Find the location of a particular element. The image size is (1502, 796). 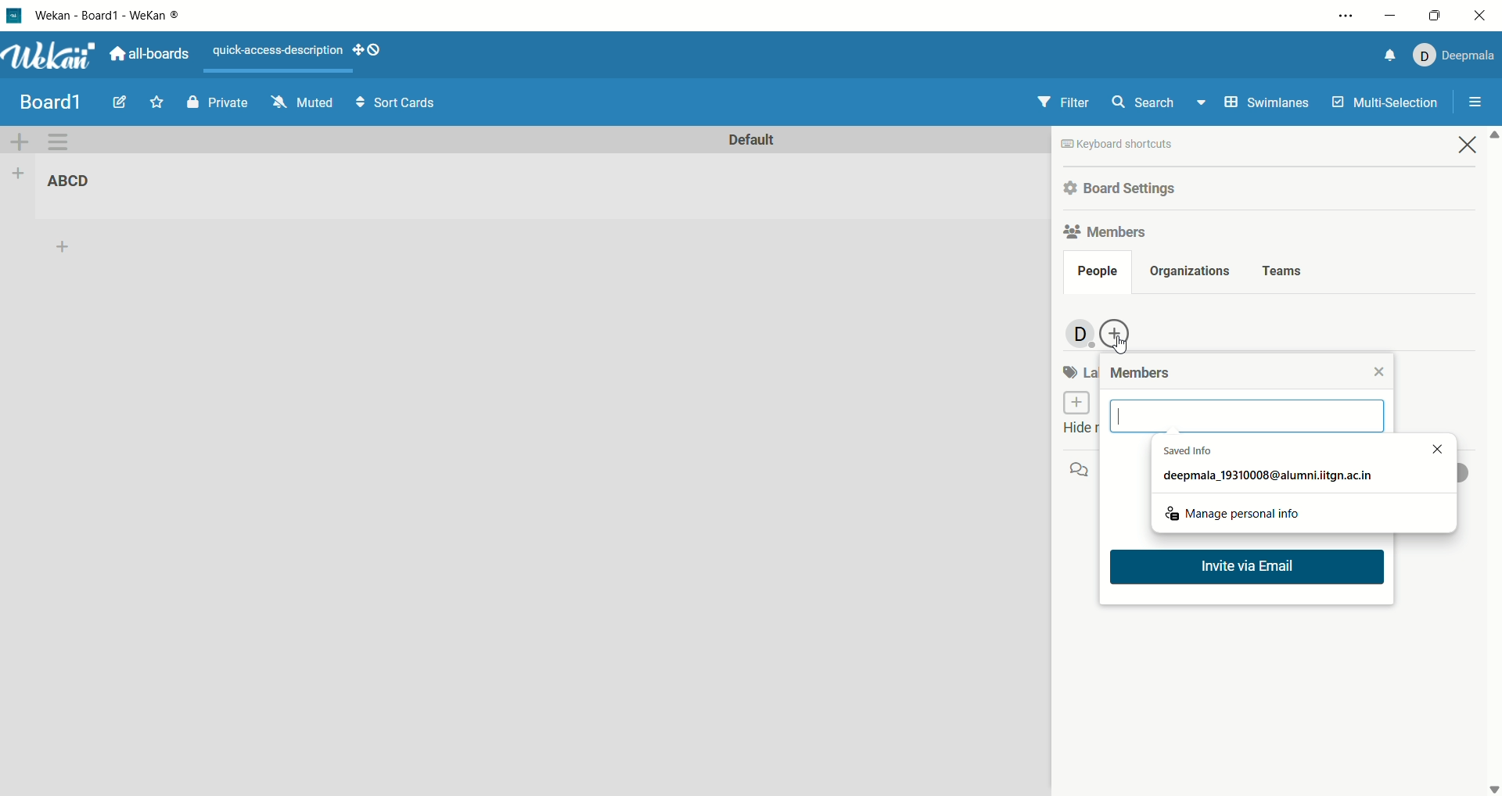

close is located at coordinates (1483, 16).